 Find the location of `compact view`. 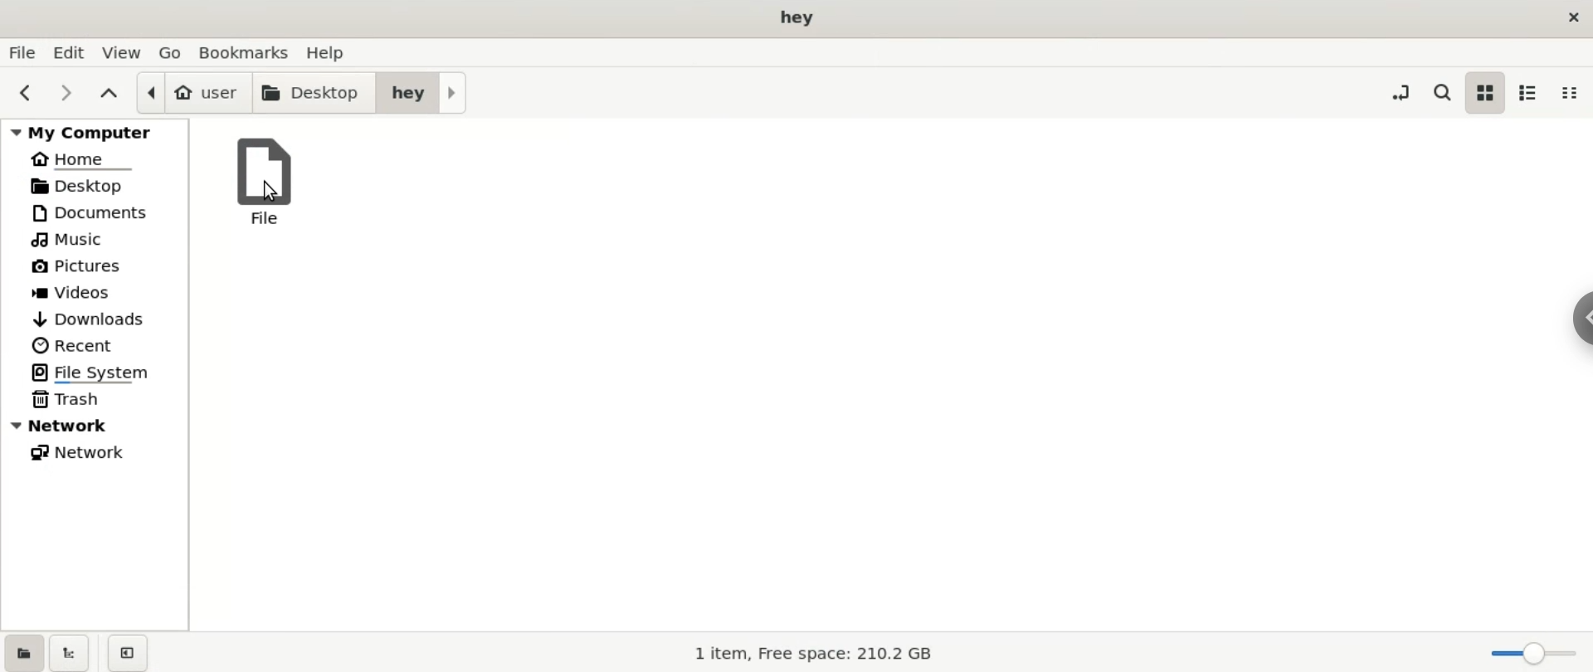

compact view is located at coordinates (1576, 93).